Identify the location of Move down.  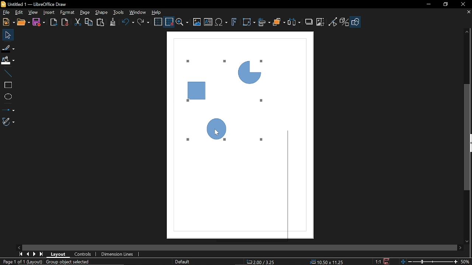
(467, 242).